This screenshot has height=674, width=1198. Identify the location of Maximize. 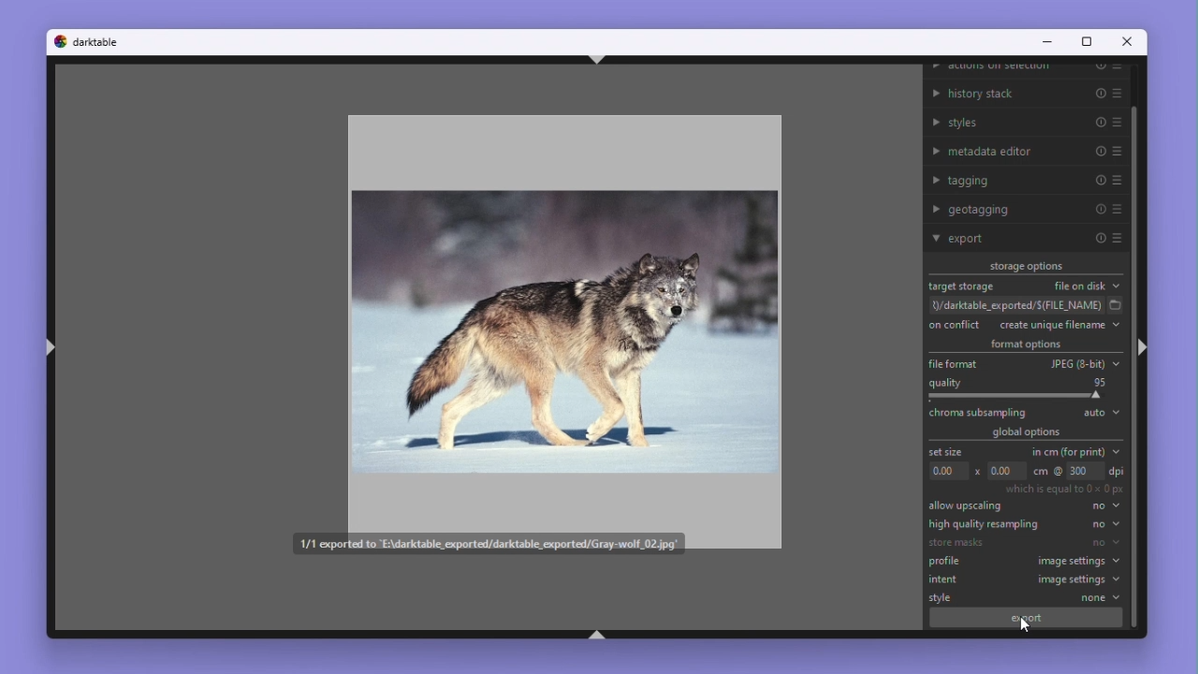
(1088, 41).